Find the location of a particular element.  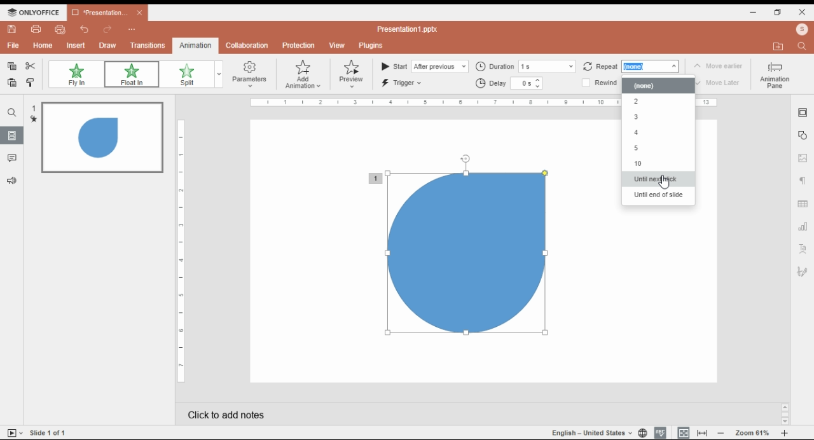

quick print is located at coordinates (61, 29).